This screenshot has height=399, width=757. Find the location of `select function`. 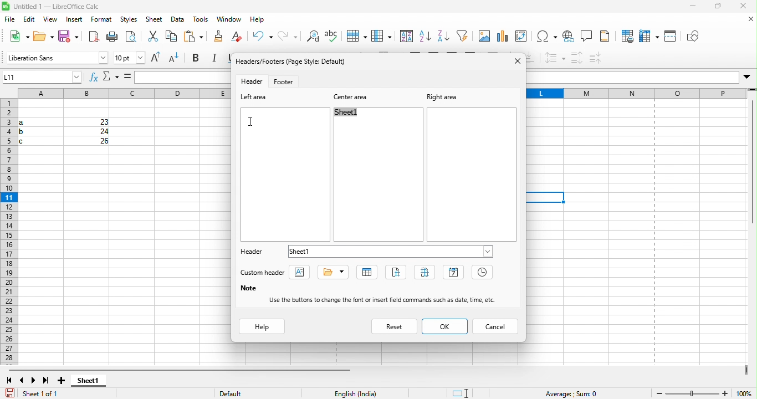

select function is located at coordinates (111, 78).